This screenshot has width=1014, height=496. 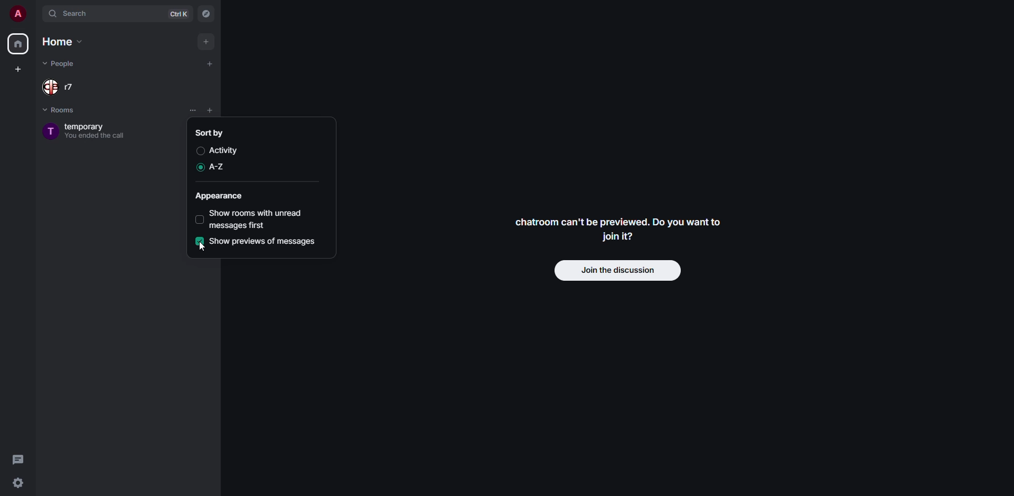 I want to click on add, so click(x=206, y=41).